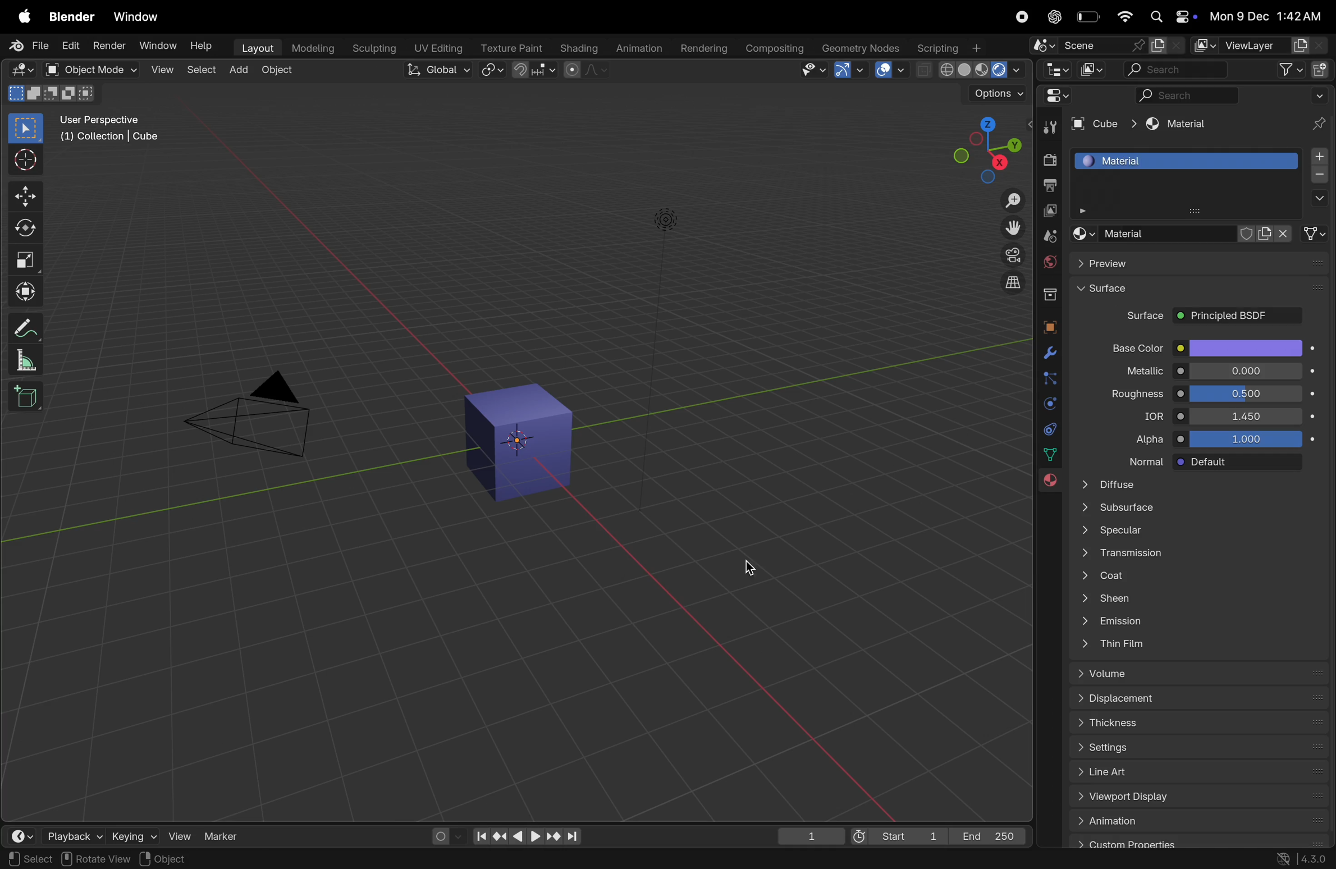 The width and height of the screenshot is (1336, 869). Describe the element at coordinates (1168, 231) in the screenshot. I see `matrial` at that location.